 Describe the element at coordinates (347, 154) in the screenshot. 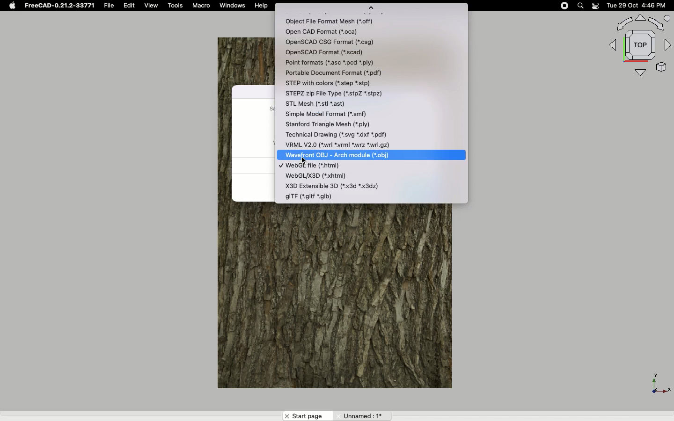

I see `Wavefront OBJ- arch module(*.obj)` at that location.